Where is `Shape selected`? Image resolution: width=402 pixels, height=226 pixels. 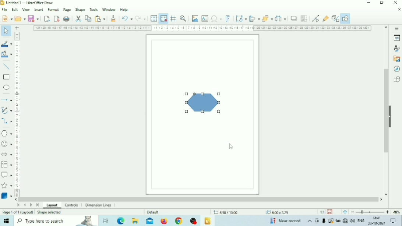 Shape selected is located at coordinates (49, 212).